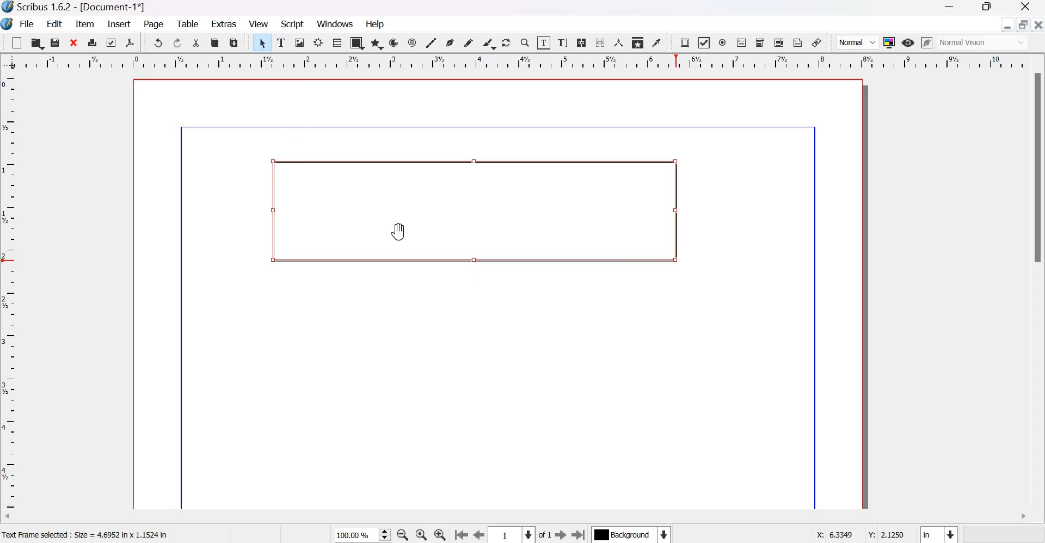 This screenshot has height=543, width=1045. I want to click on , so click(187, 24).